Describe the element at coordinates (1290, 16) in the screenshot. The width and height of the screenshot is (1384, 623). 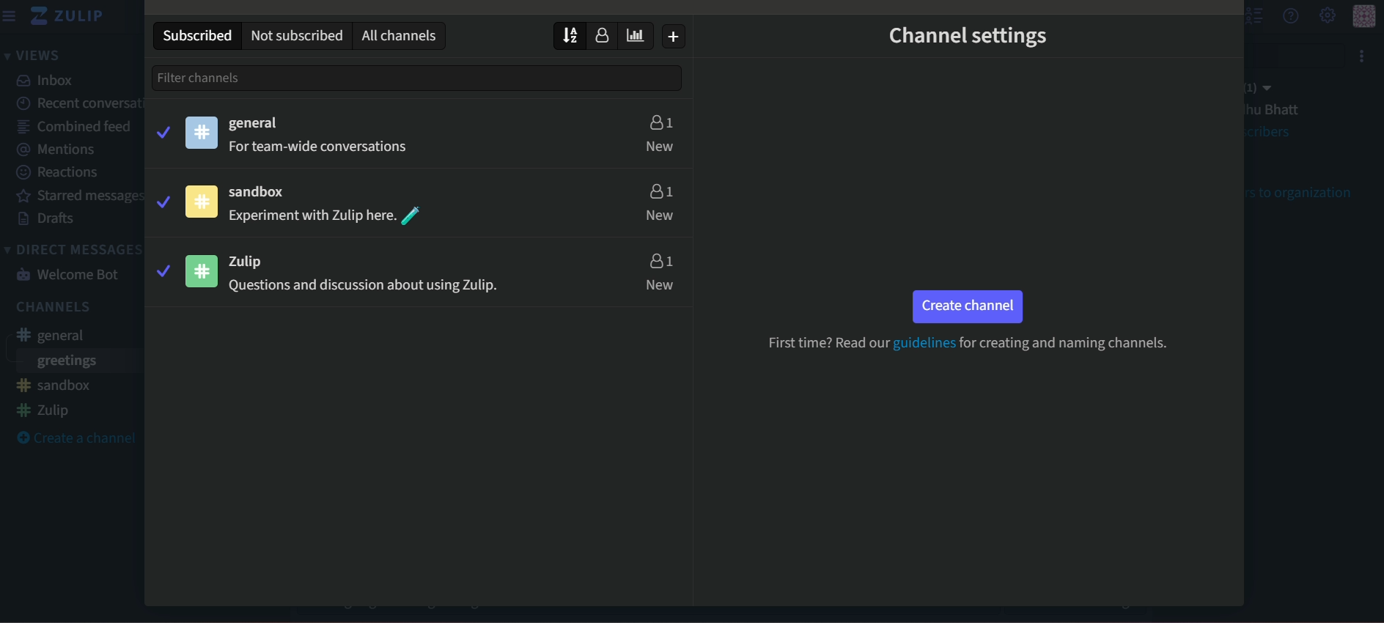
I see `question` at that location.